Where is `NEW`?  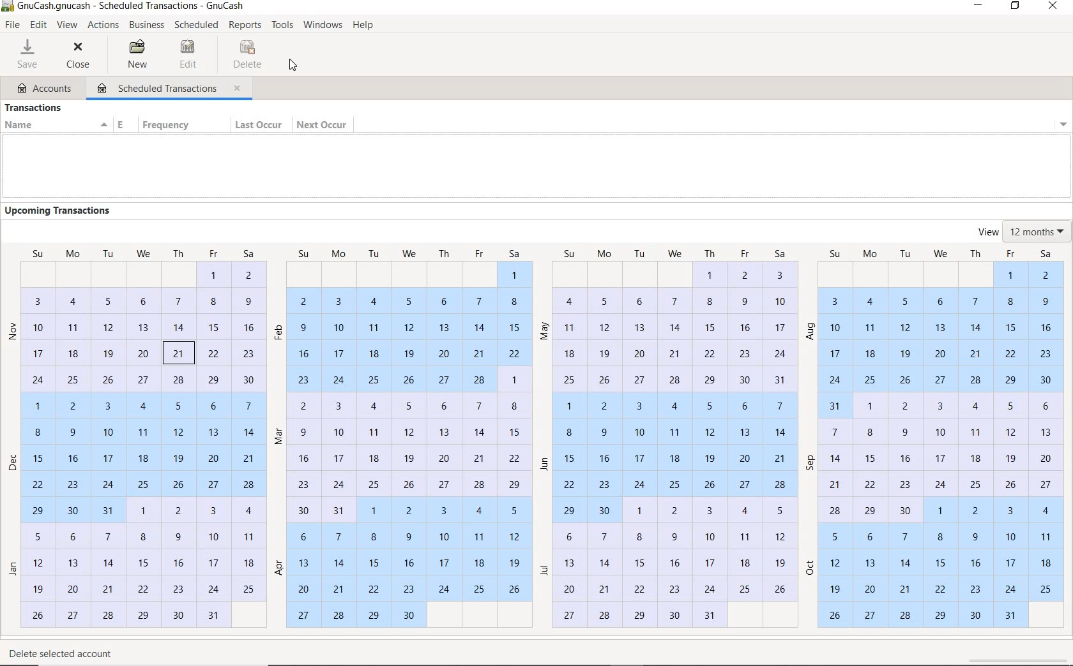
NEW is located at coordinates (140, 56).